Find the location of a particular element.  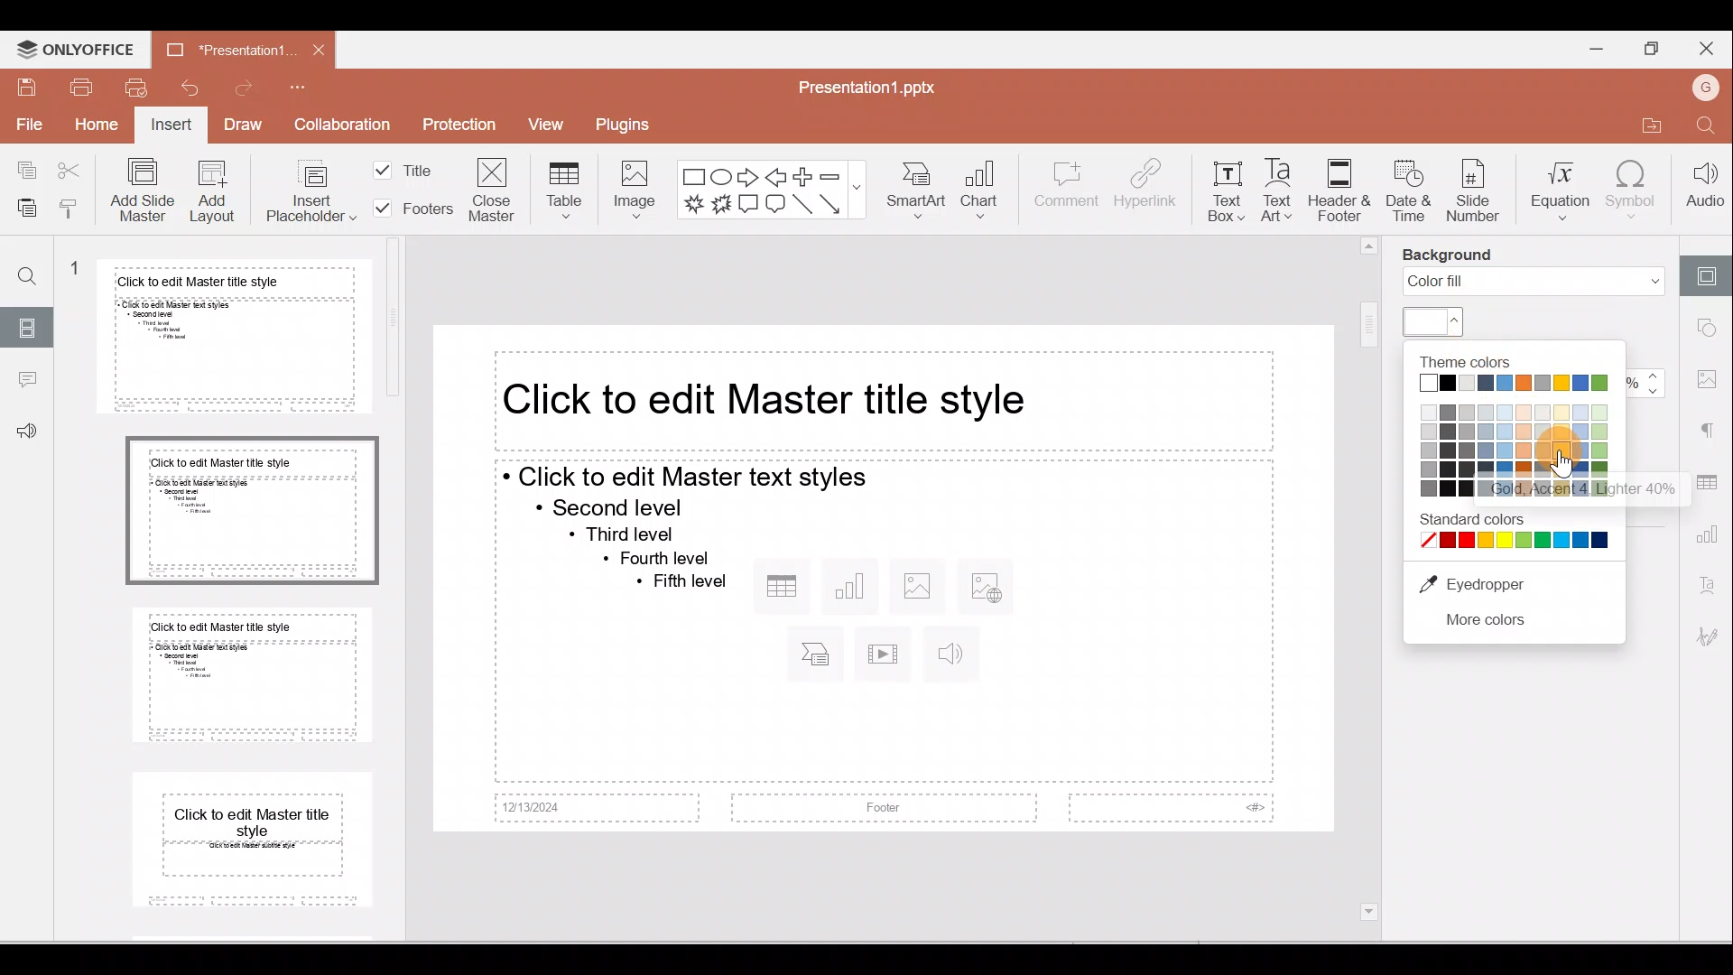

Draw is located at coordinates (245, 127).